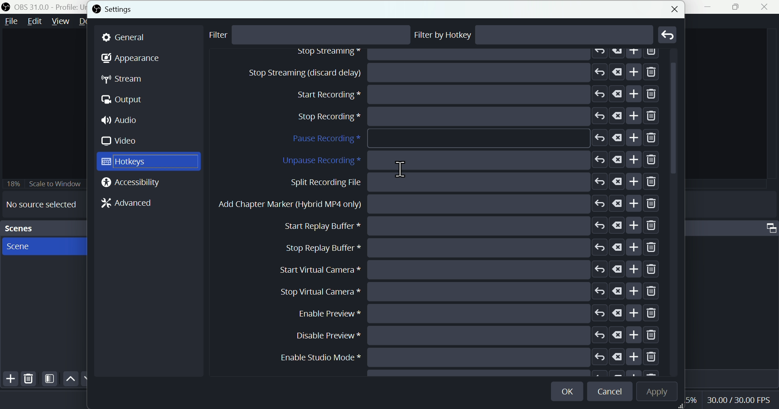 The width and height of the screenshot is (779, 409). I want to click on Disable preview, so click(475, 338).